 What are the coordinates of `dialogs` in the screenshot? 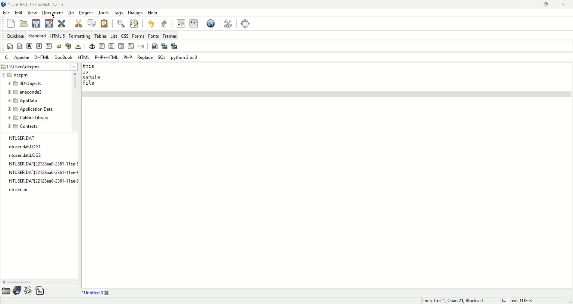 It's located at (135, 13).